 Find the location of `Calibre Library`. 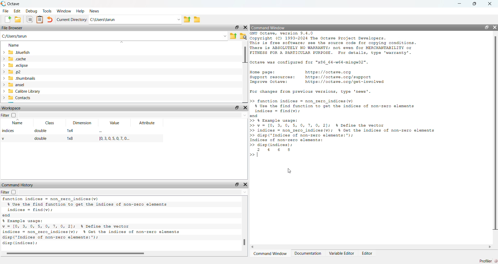

Calibre Library is located at coordinates (23, 92).